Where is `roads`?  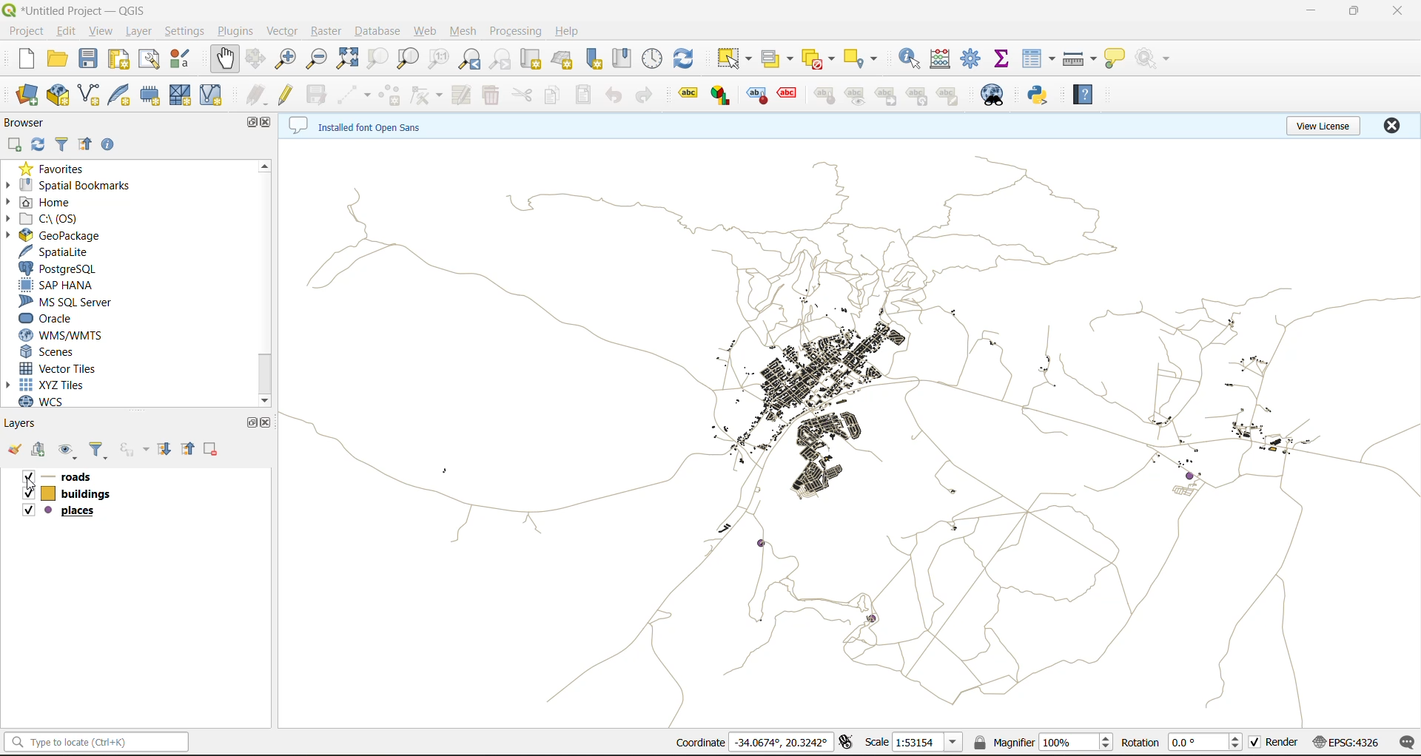
roads is located at coordinates (84, 477).